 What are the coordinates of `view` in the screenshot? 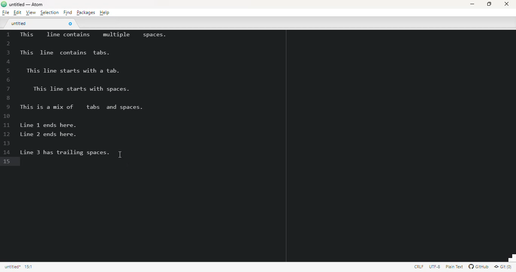 It's located at (31, 13).